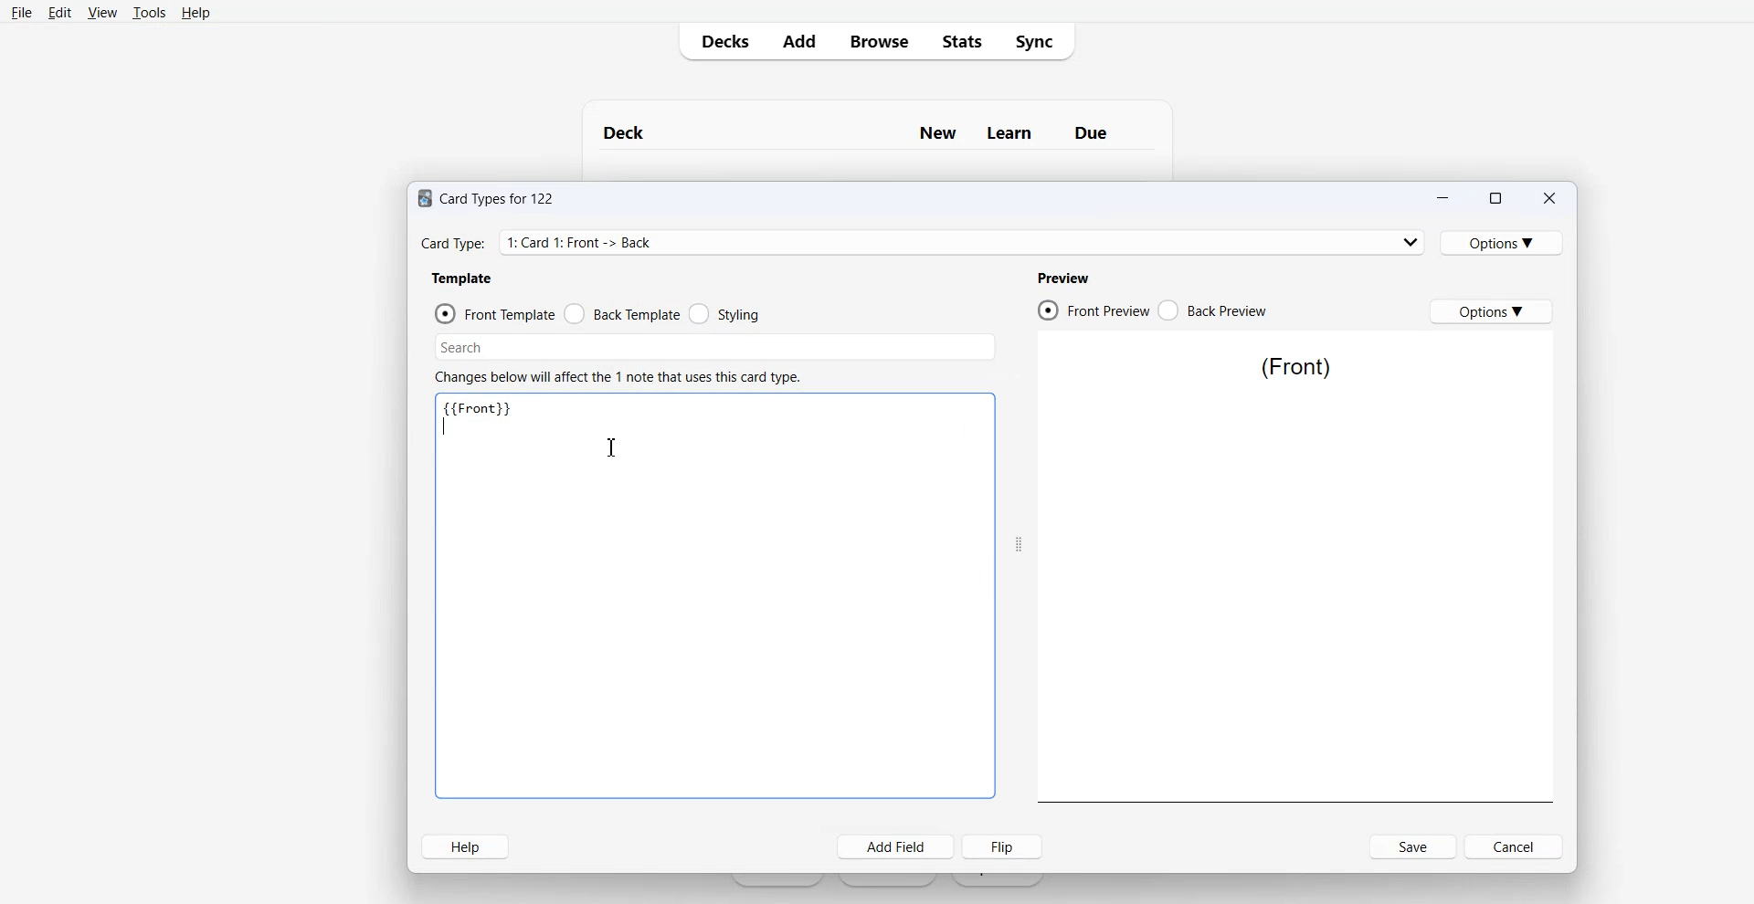 The width and height of the screenshot is (1754, 904). I want to click on Options, so click(1503, 242).